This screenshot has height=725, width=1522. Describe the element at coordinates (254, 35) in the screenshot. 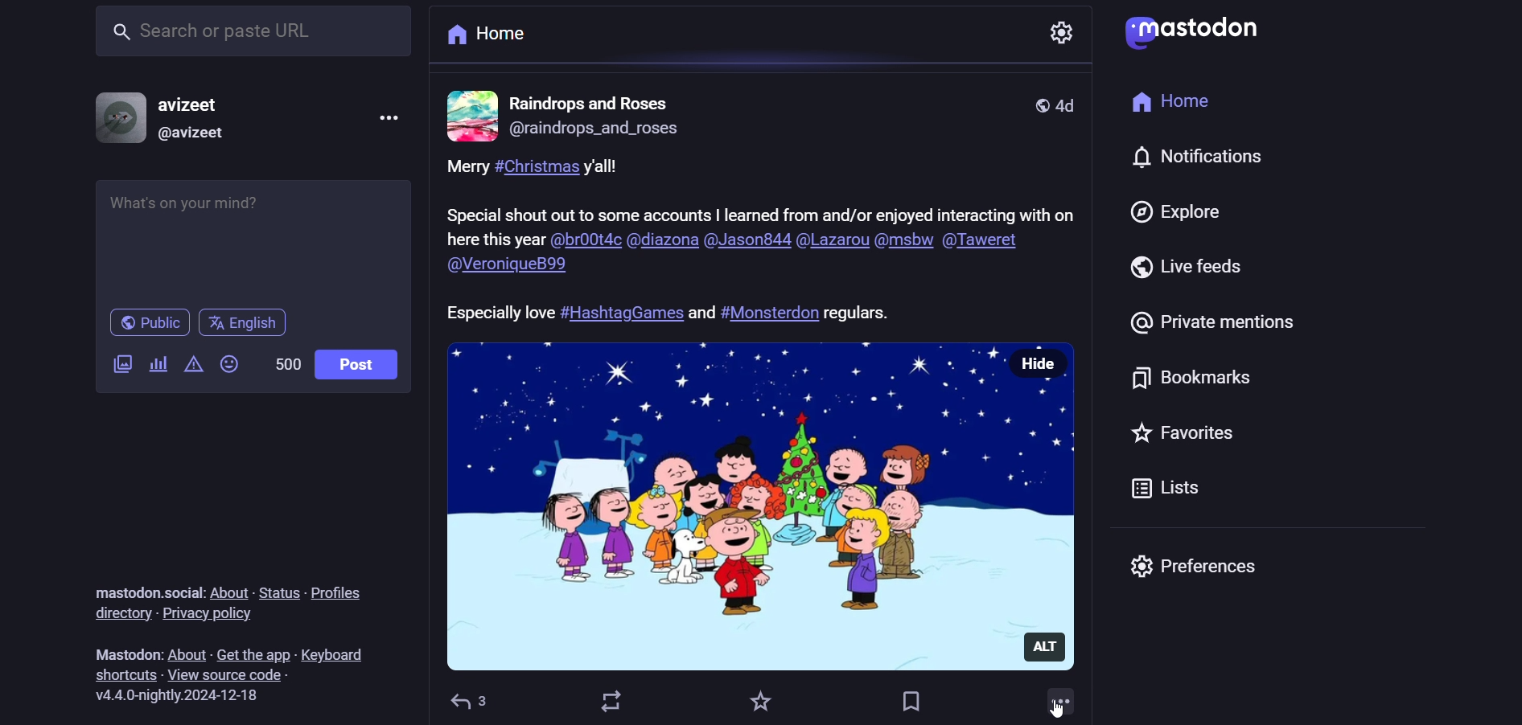

I see `search` at that location.